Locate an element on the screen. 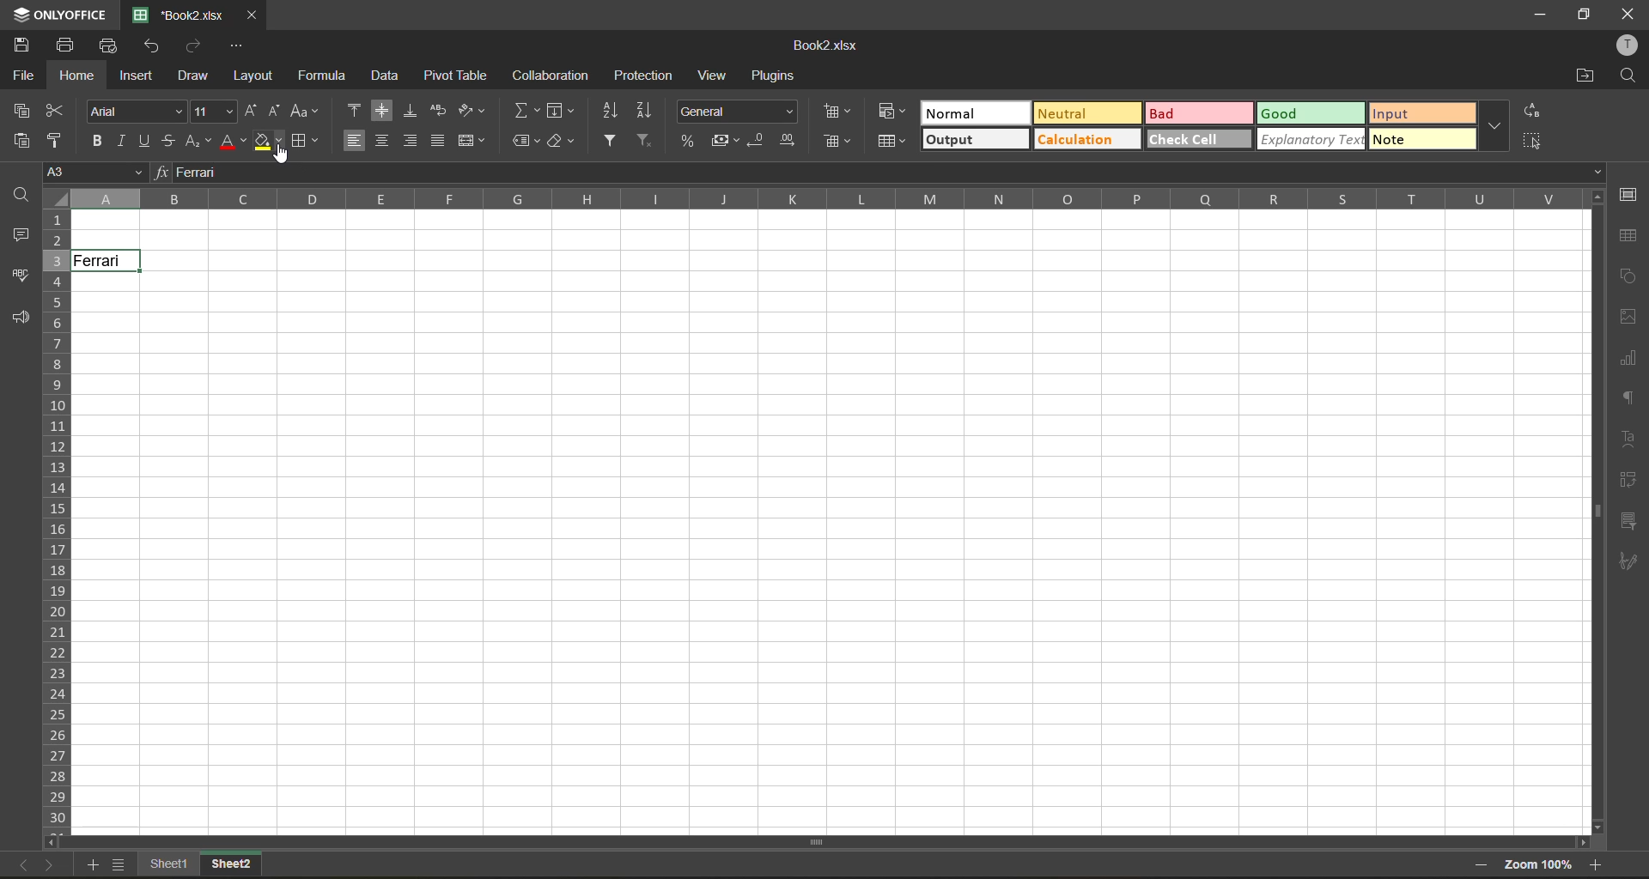 The height and width of the screenshot is (879, 1649). font color is located at coordinates (234, 142).